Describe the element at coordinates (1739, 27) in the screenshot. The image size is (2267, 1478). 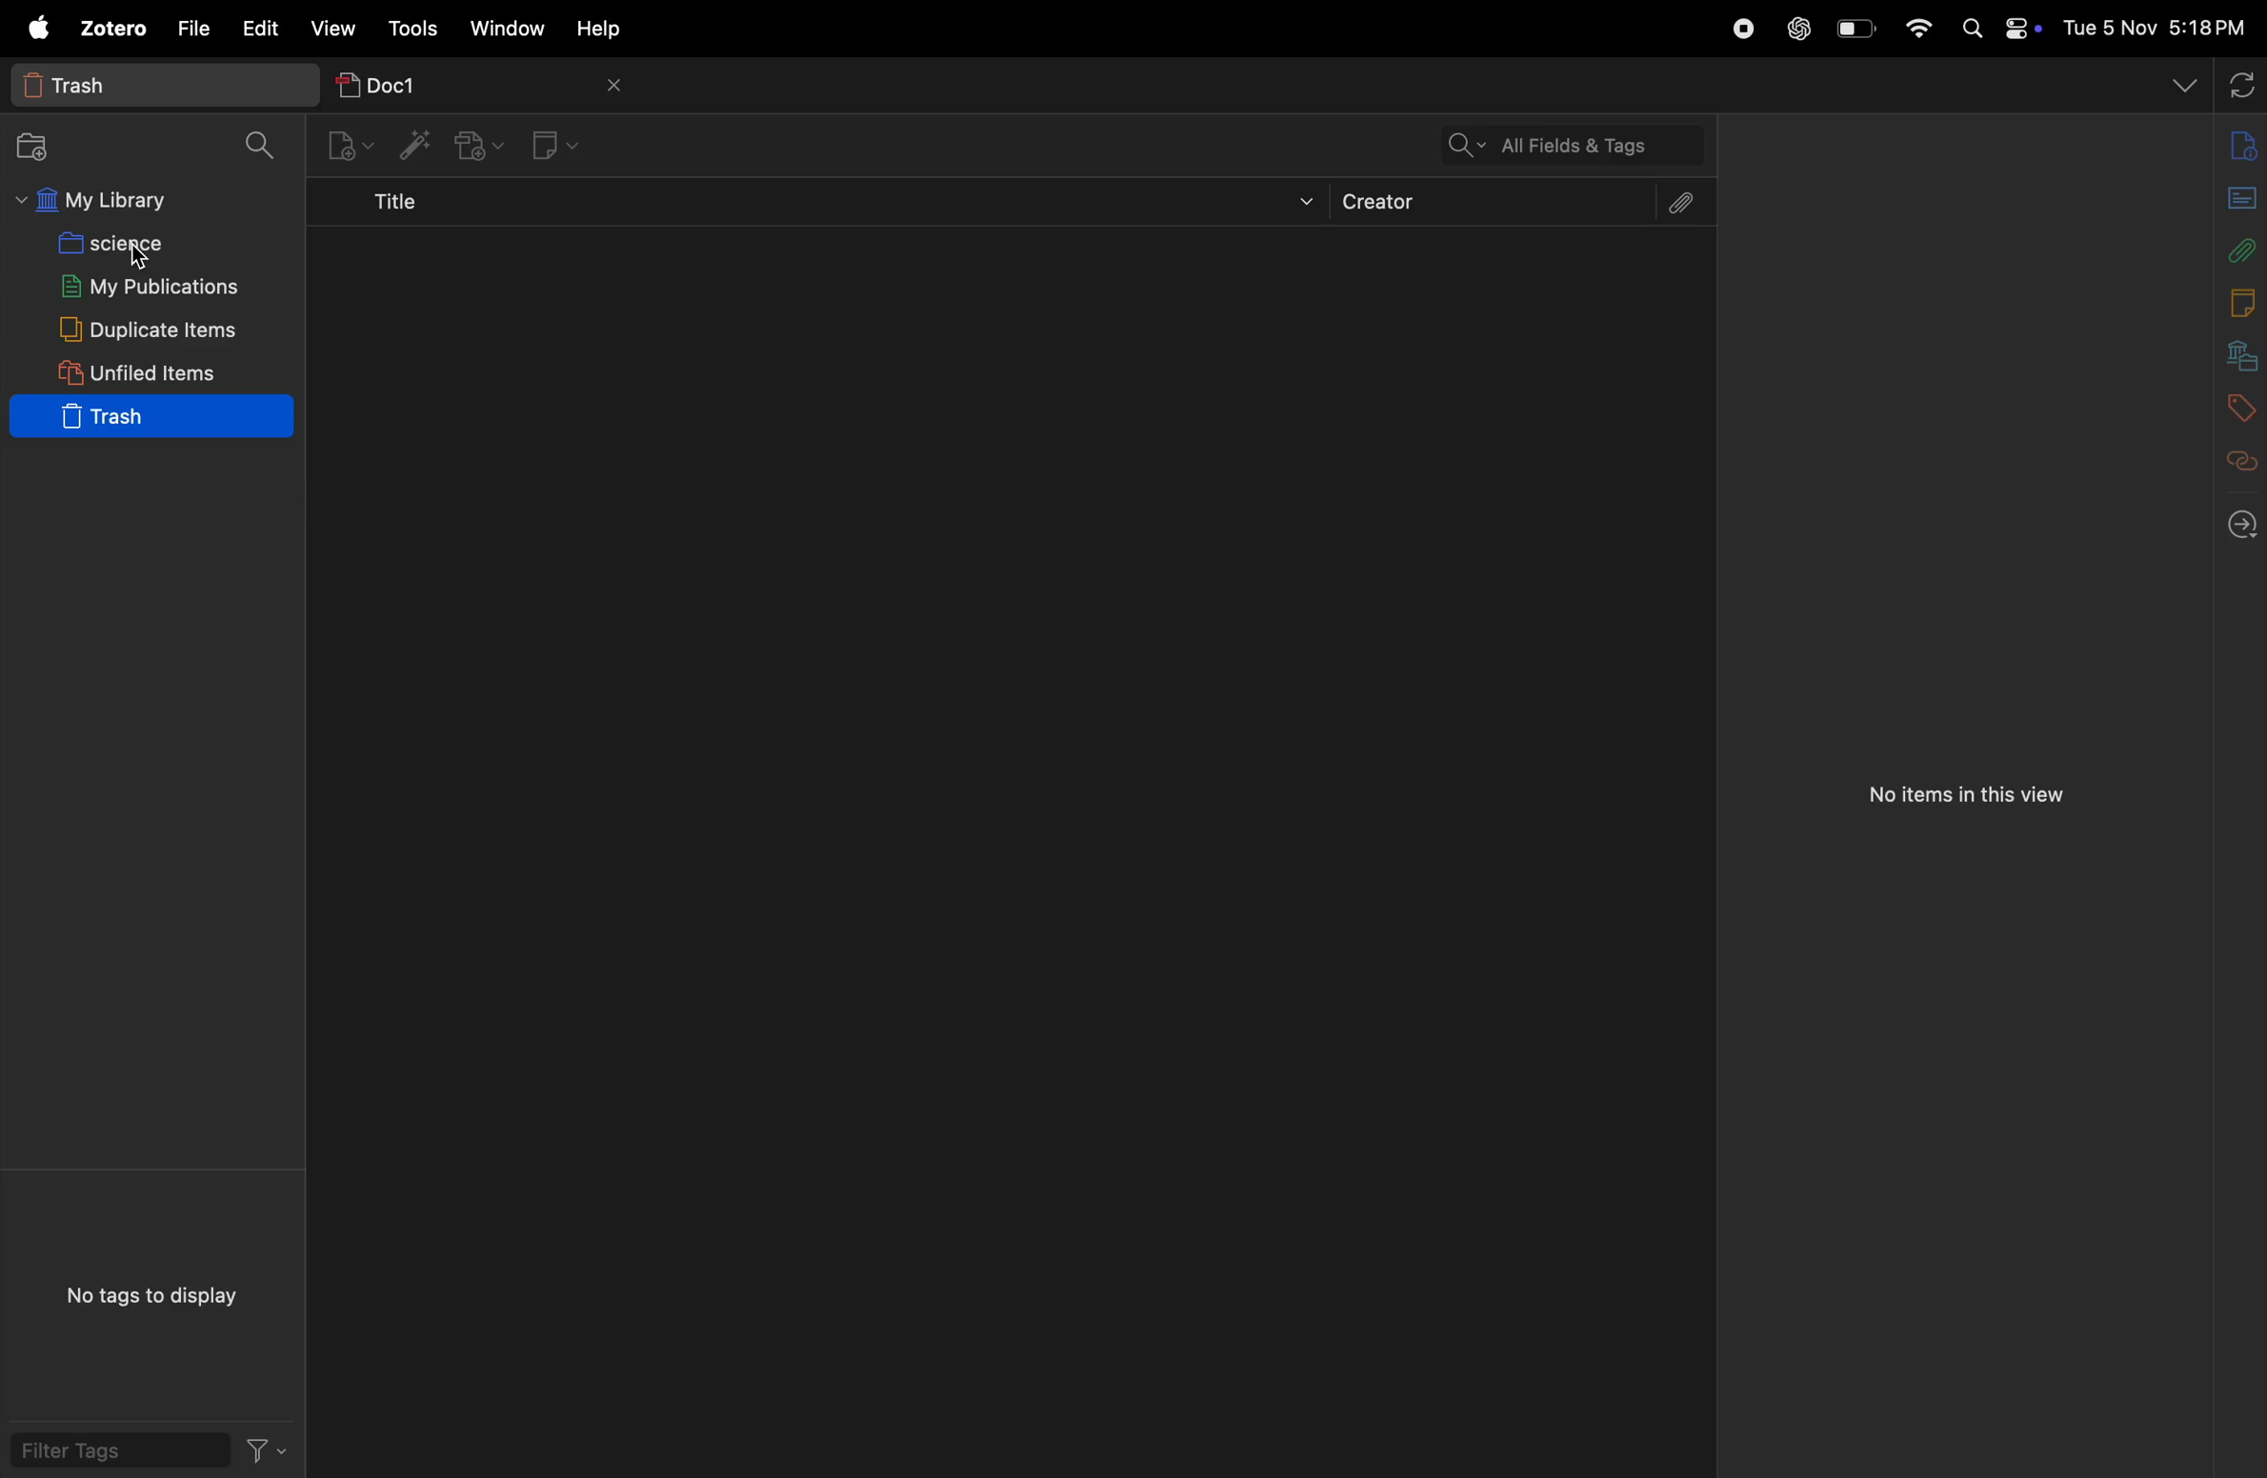
I see `record` at that location.